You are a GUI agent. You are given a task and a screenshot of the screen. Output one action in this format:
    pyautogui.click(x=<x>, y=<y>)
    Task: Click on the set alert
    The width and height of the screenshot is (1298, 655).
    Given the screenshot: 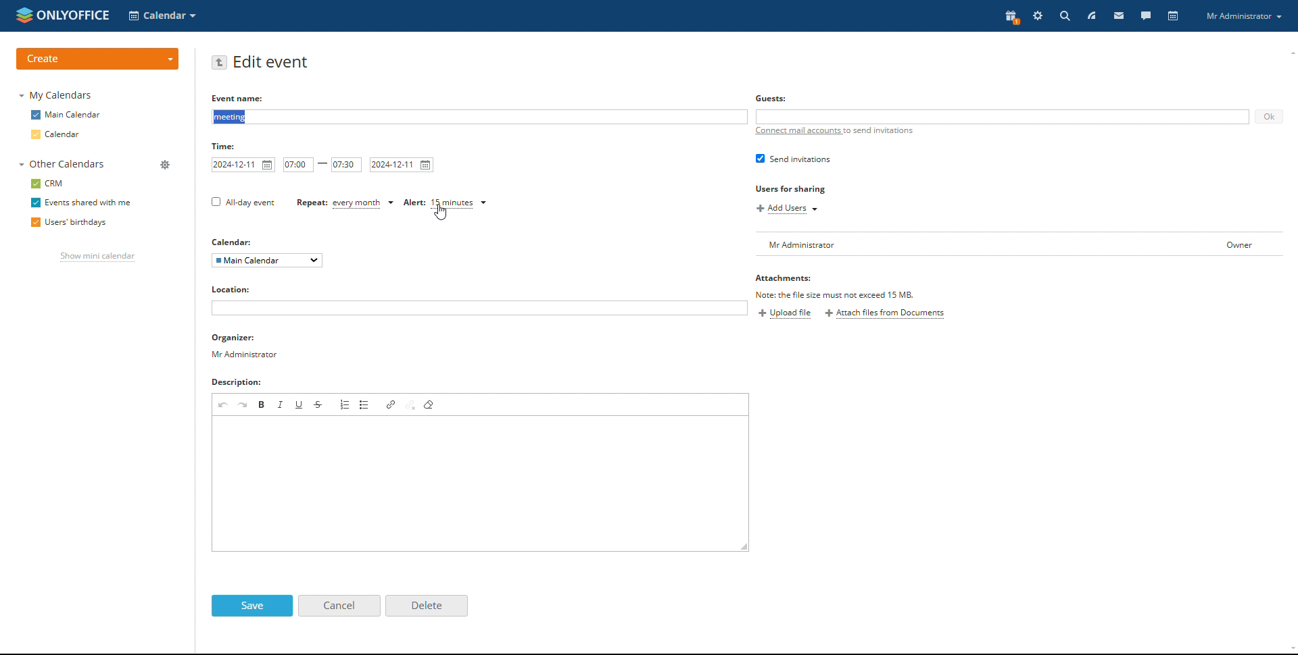 What is the action you would take?
    pyautogui.click(x=445, y=204)
    